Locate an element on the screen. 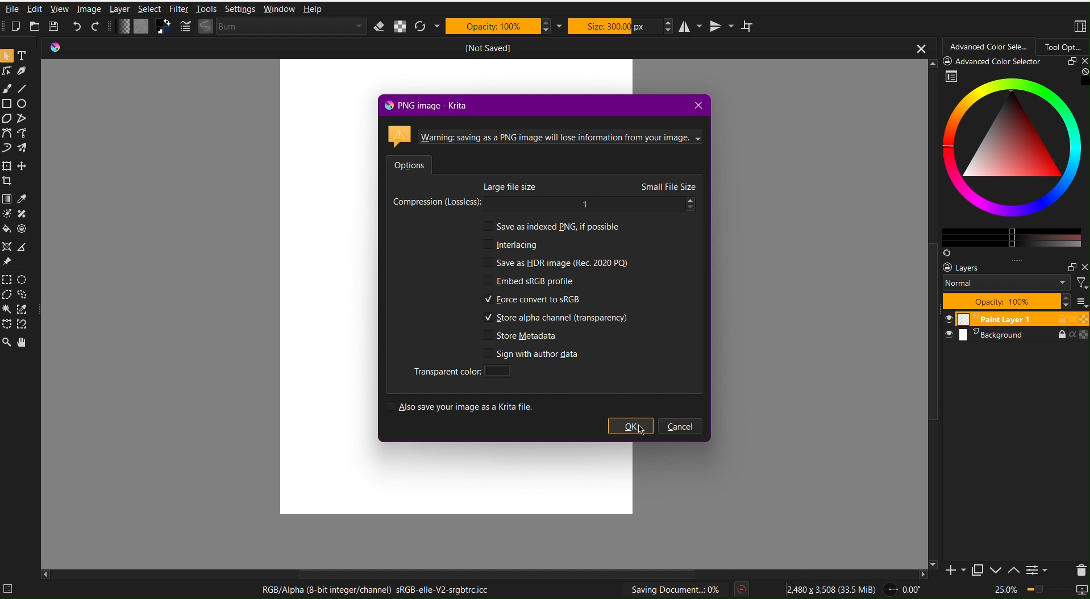  Erase is located at coordinates (380, 27).